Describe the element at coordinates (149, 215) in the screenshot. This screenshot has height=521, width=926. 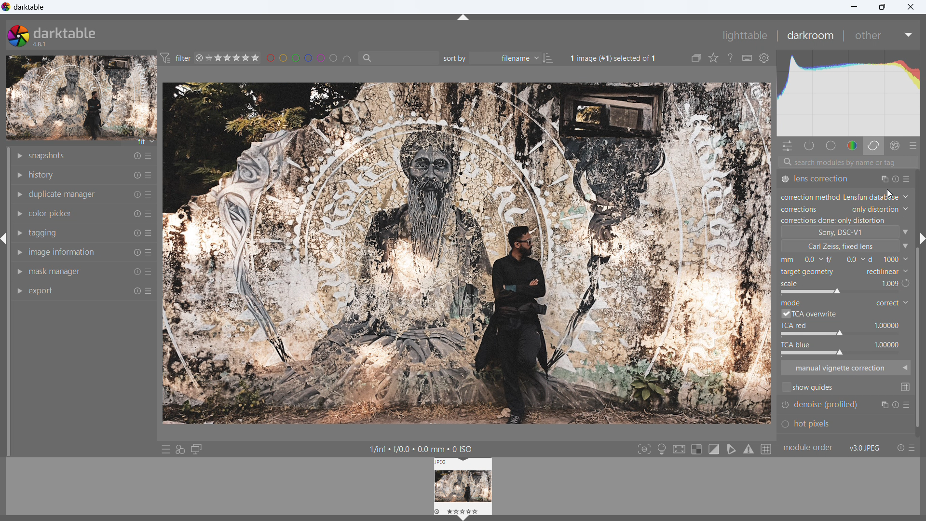
I see `more options` at that location.